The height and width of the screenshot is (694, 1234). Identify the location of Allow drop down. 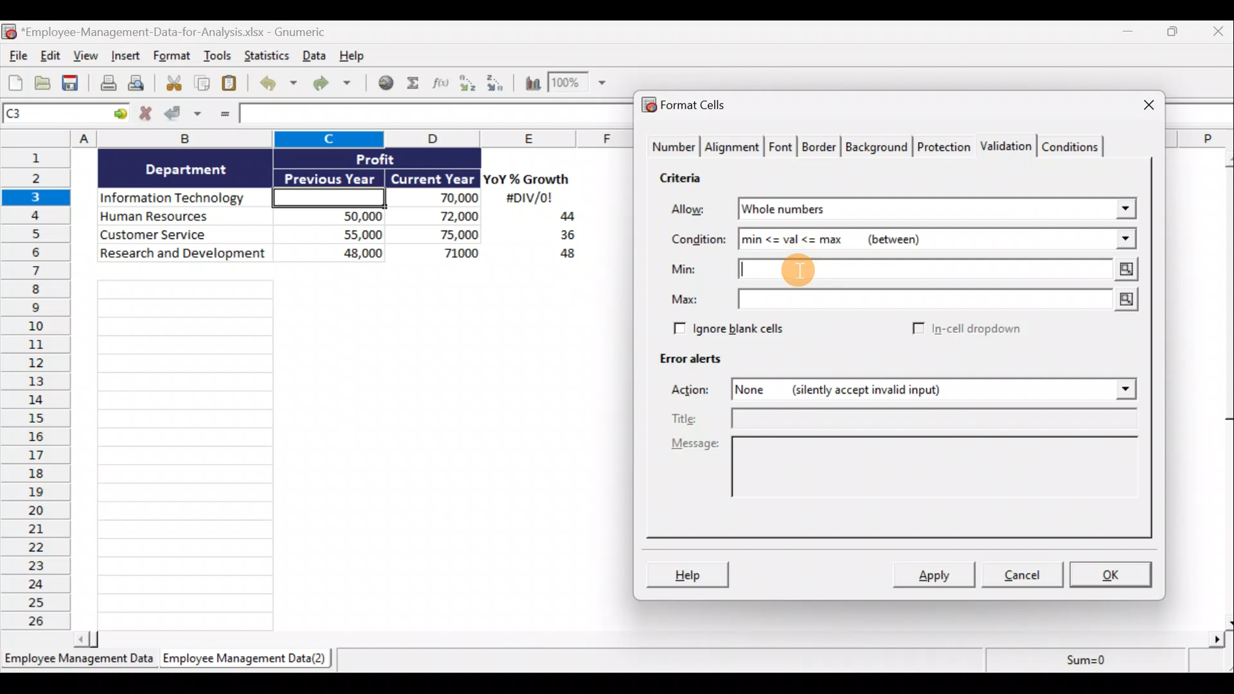
(1123, 205).